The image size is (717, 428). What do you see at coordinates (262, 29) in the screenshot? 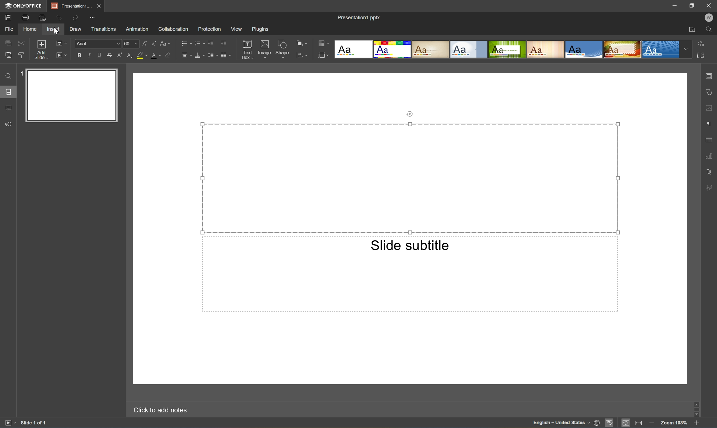
I see `Plugins` at bounding box center [262, 29].